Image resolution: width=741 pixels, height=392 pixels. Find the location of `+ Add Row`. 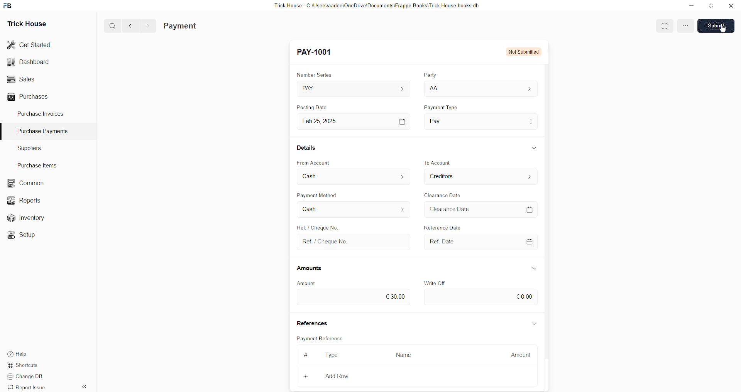

+ Add Row is located at coordinates (320, 375).